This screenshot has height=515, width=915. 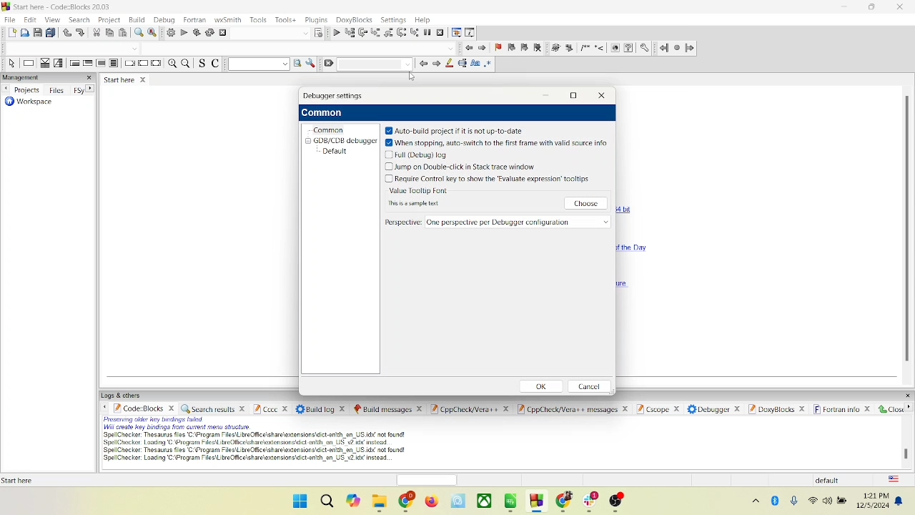 What do you see at coordinates (12, 31) in the screenshot?
I see `new` at bounding box center [12, 31].